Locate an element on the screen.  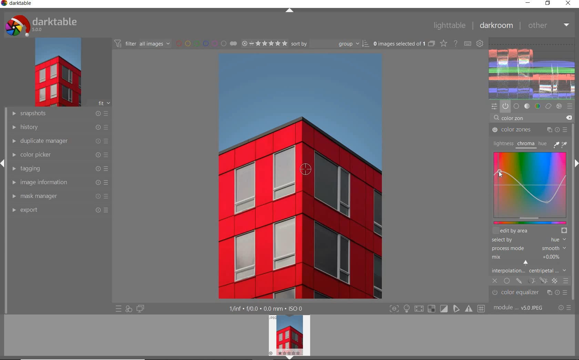
dakroom is located at coordinates (496, 25).